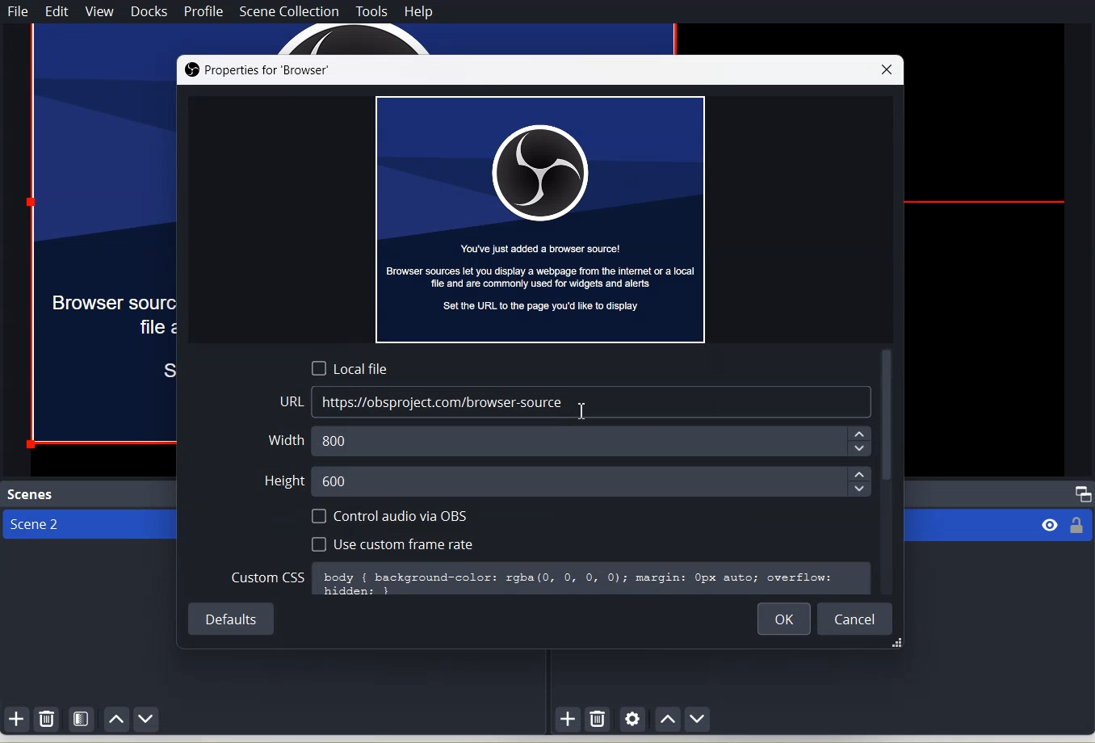  What do you see at coordinates (598, 718) in the screenshot?
I see `Remove selected Source` at bounding box center [598, 718].